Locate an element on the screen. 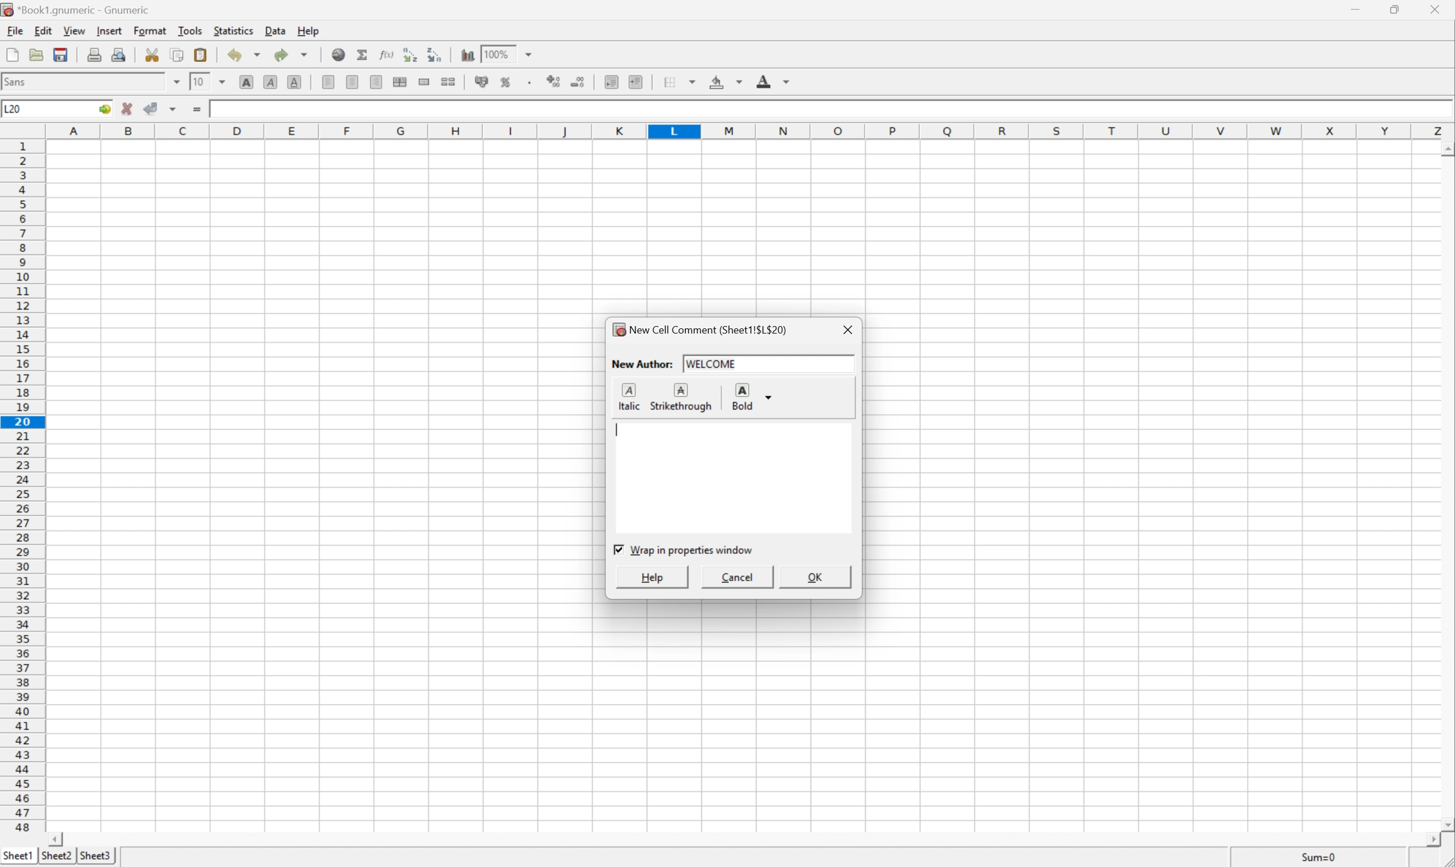 Image resolution: width=1455 pixels, height=867 pixels. Bold is located at coordinates (743, 397).